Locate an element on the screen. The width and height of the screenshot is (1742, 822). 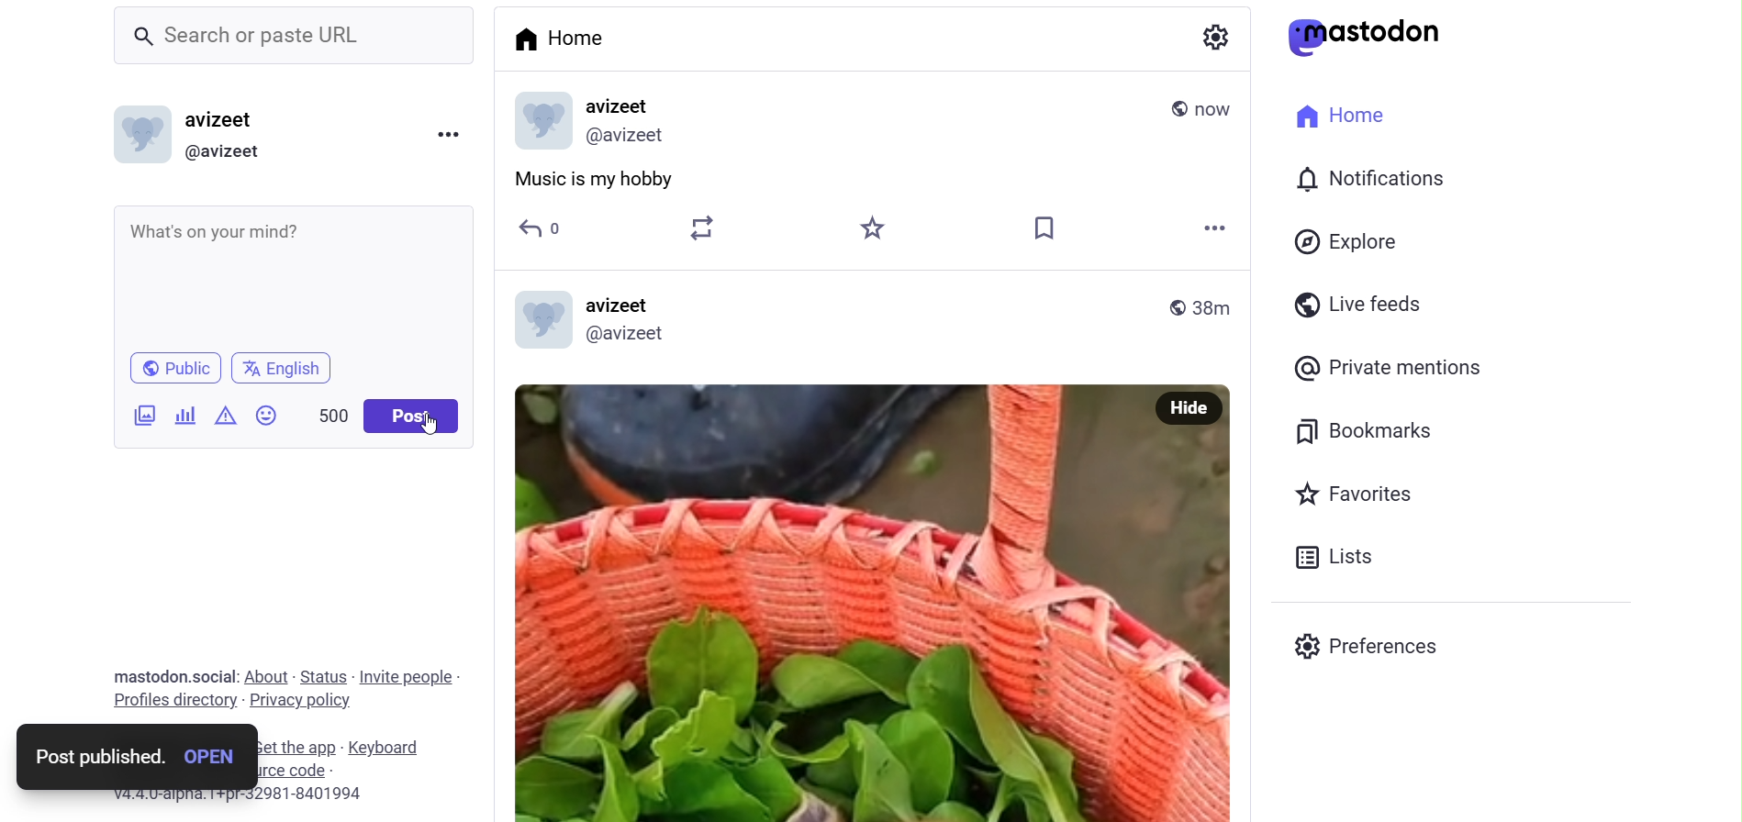
Invite People is located at coordinates (408, 677).